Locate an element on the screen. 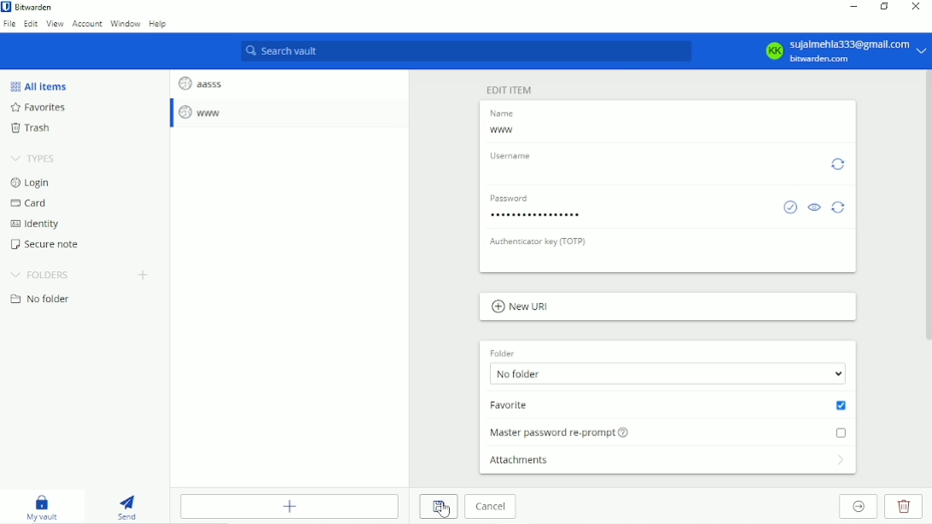 This screenshot has height=524, width=932. No folder is located at coordinates (40, 300).